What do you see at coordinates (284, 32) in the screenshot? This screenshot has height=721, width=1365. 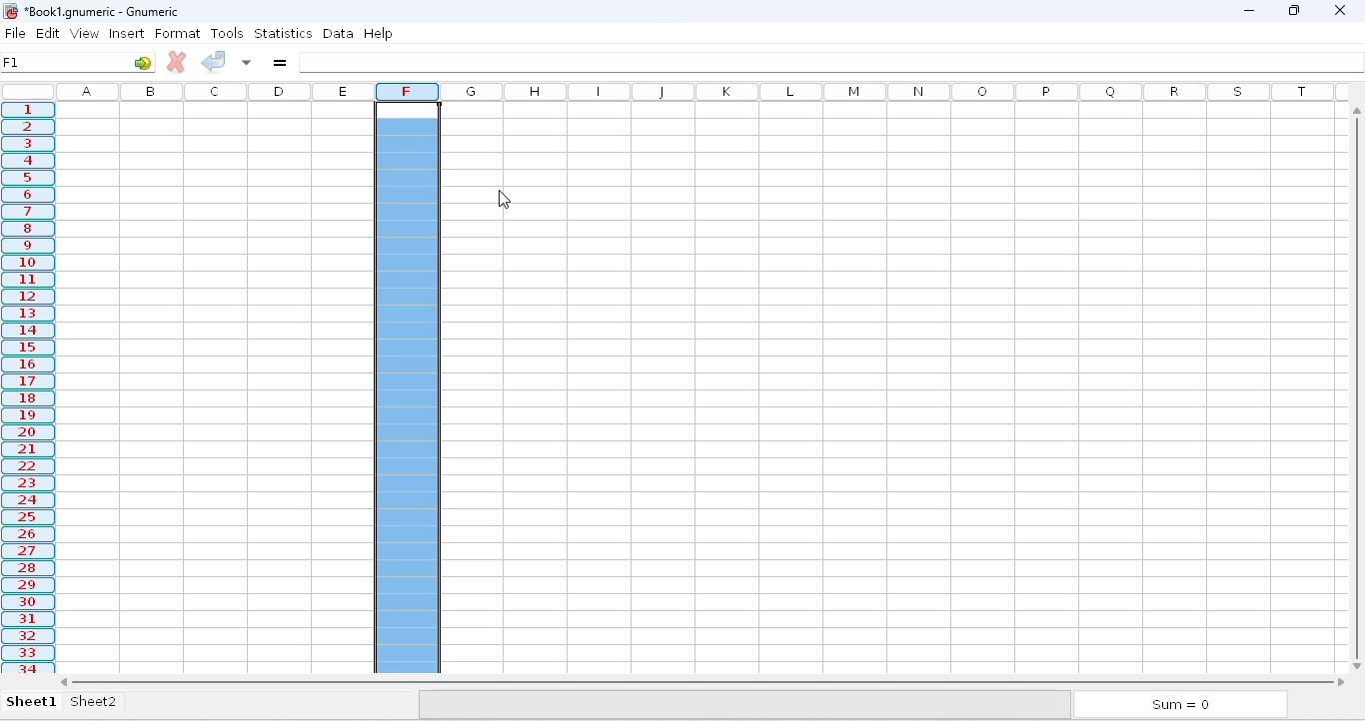 I see `statistics` at bounding box center [284, 32].